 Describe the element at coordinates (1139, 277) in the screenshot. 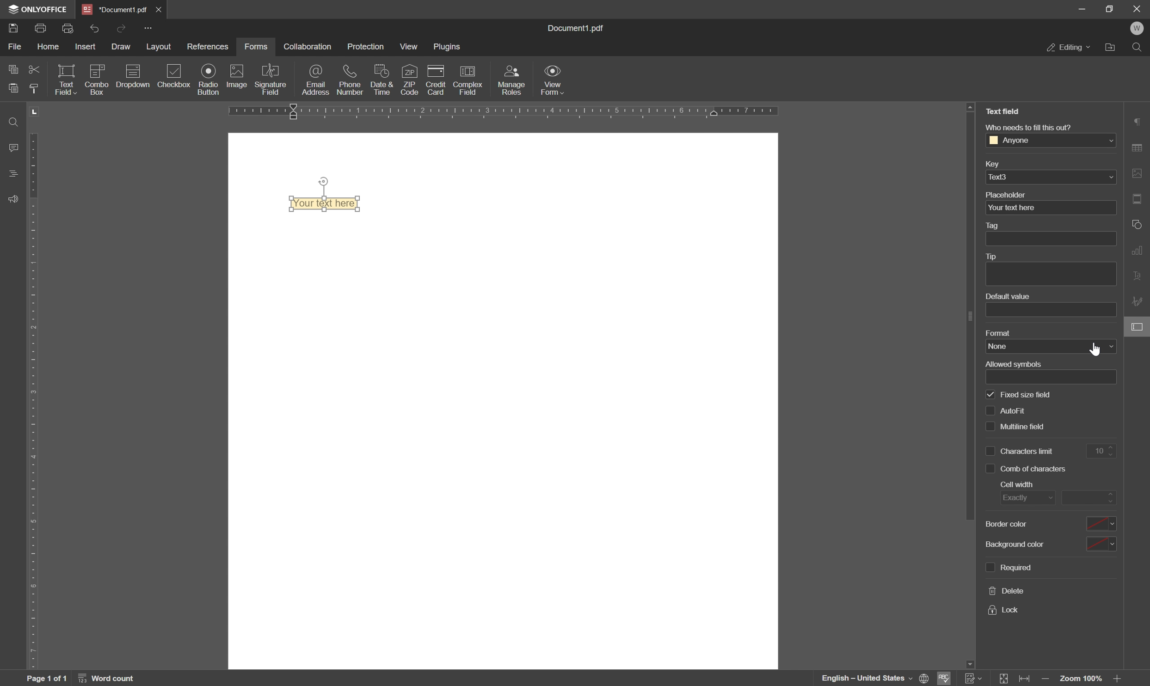

I see `text art settings` at that location.